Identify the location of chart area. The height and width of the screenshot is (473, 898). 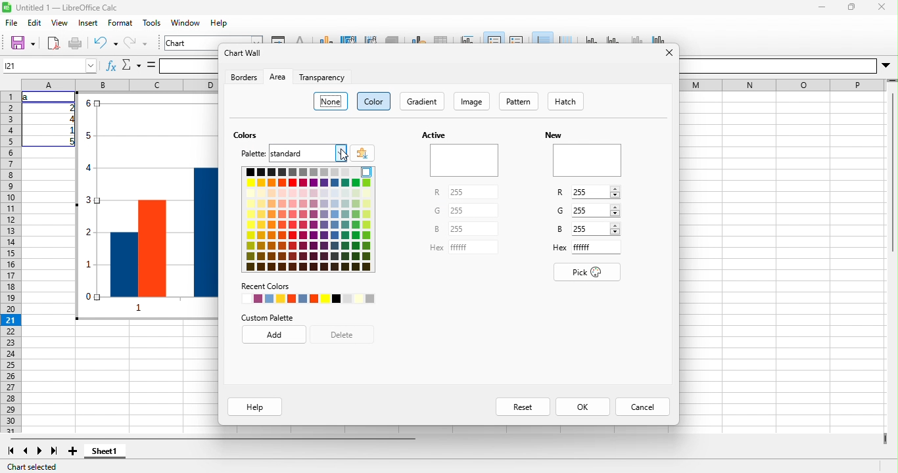
(349, 39).